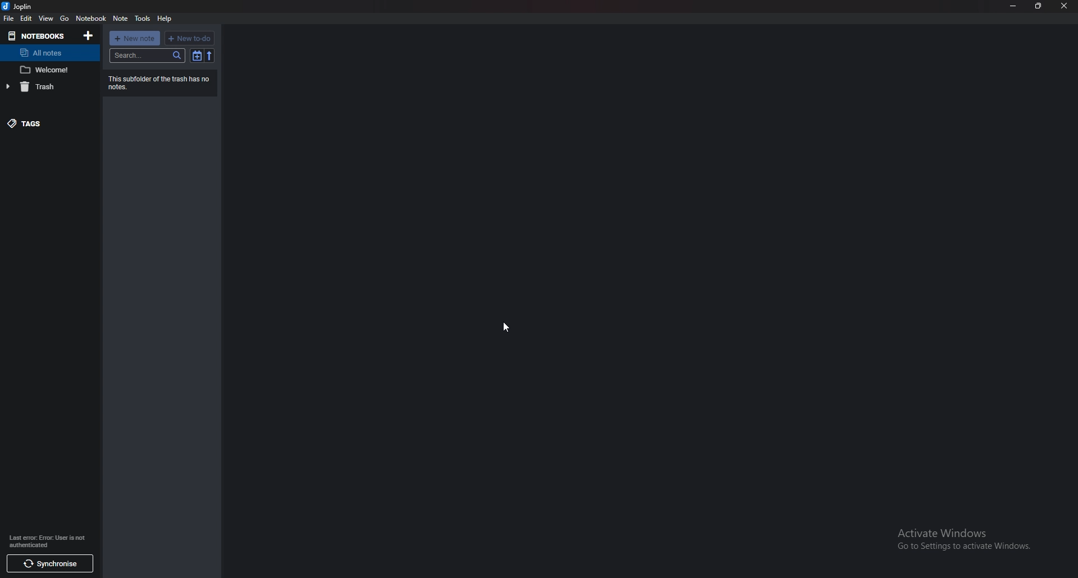  What do you see at coordinates (149, 55) in the screenshot?
I see `search` at bounding box center [149, 55].